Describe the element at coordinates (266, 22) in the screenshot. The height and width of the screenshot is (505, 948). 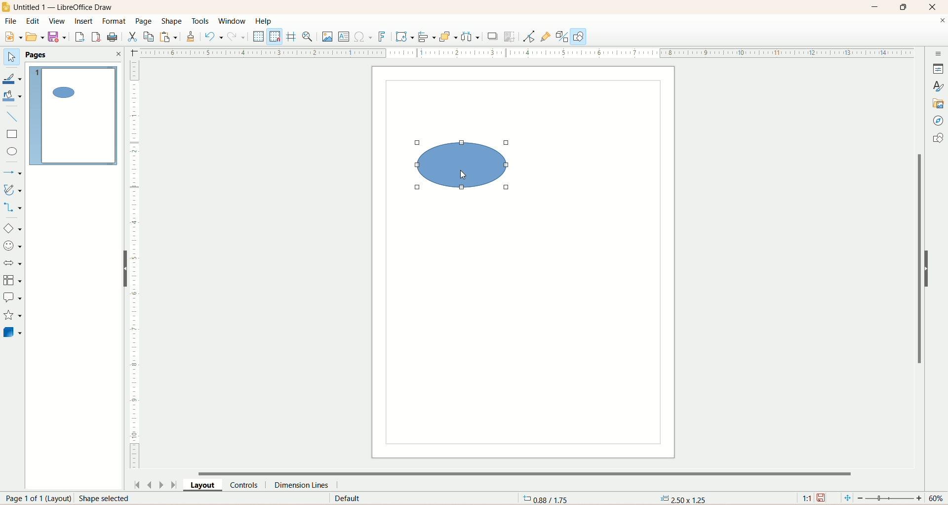
I see `help` at that location.